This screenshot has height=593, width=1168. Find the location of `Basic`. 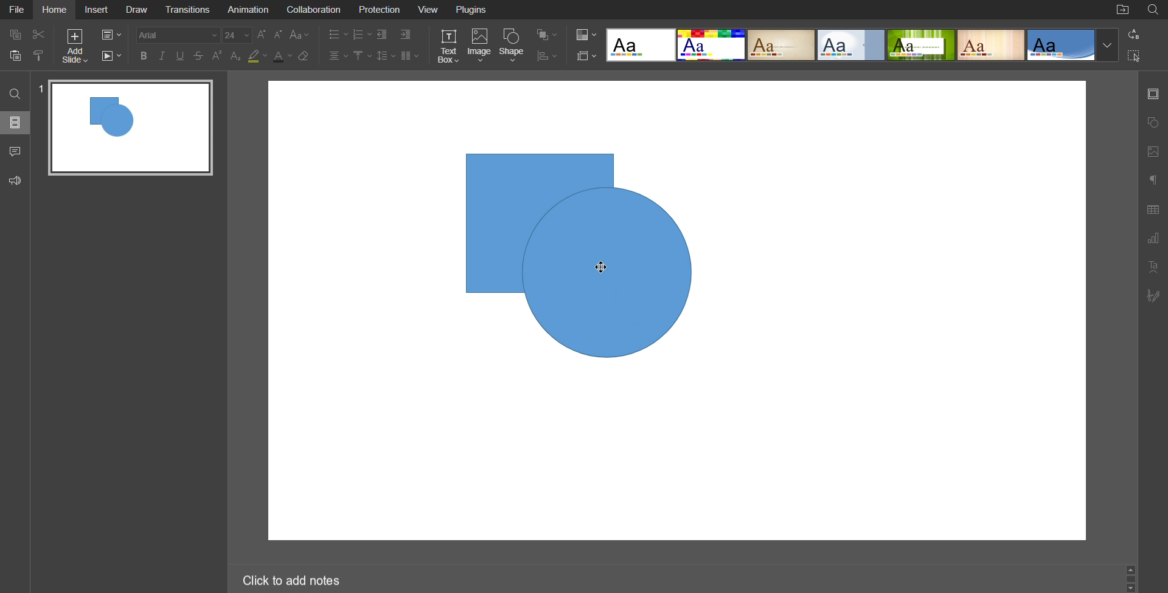

Basic is located at coordinates (712, 44).